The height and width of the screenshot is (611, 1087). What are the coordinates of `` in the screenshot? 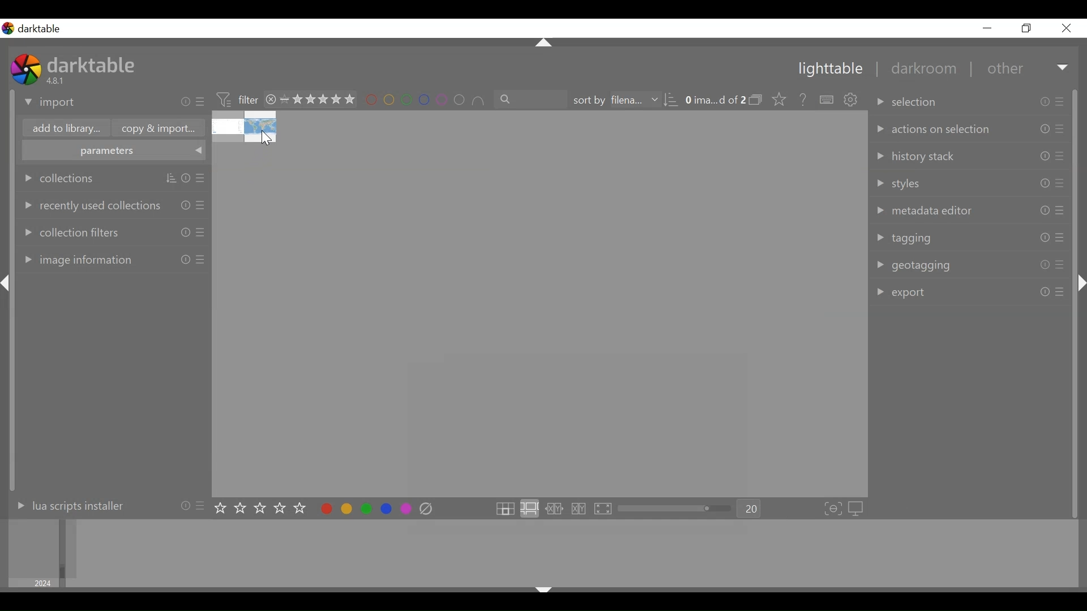 It's located at (1063, 211).